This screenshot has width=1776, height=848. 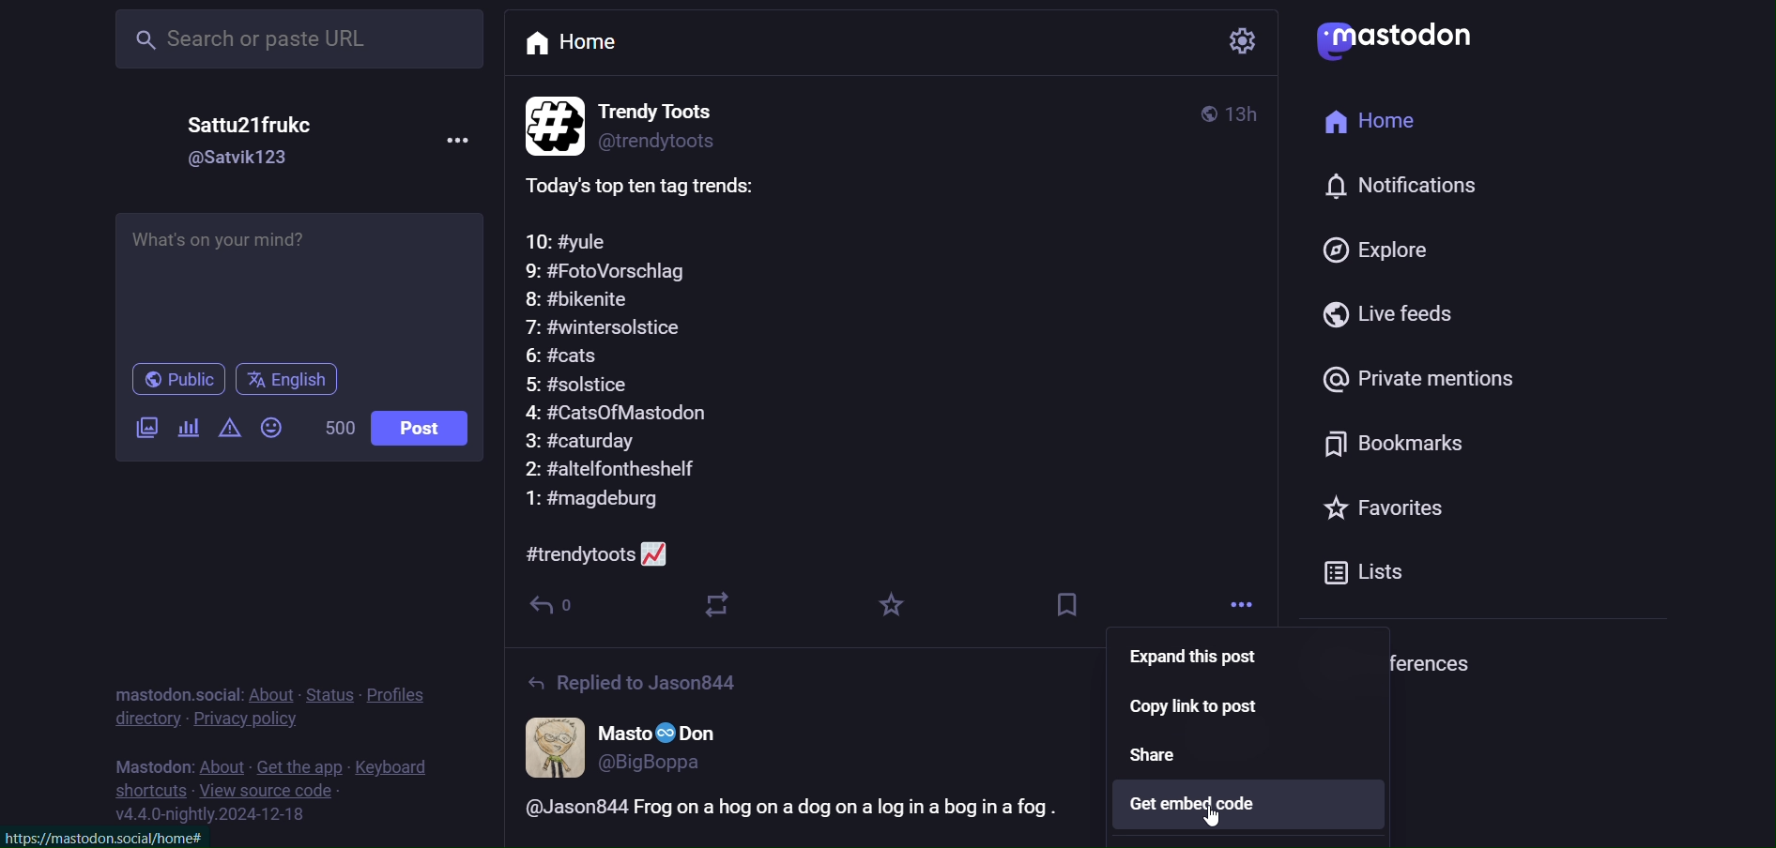 What do you see at coordinates (272, 690) in the screenshot?
I see `about` at bounding box center [272, 690].